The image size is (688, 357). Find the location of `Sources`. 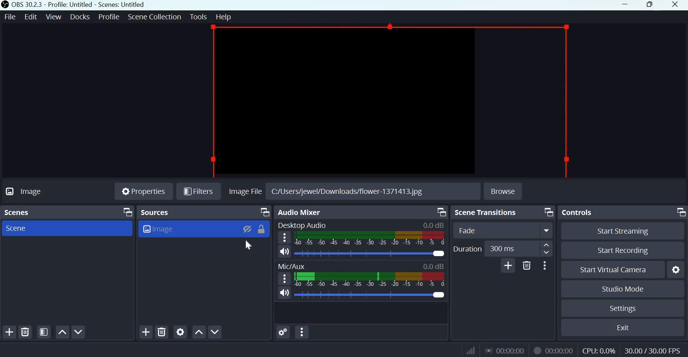

Sources is located at coordinates (157, 211).